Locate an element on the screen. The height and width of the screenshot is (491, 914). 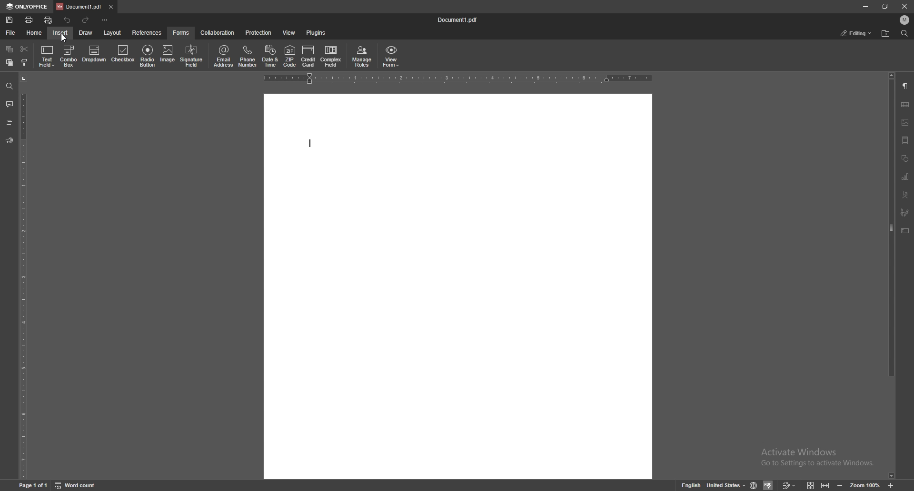
references is located at coordinates (147, 33).